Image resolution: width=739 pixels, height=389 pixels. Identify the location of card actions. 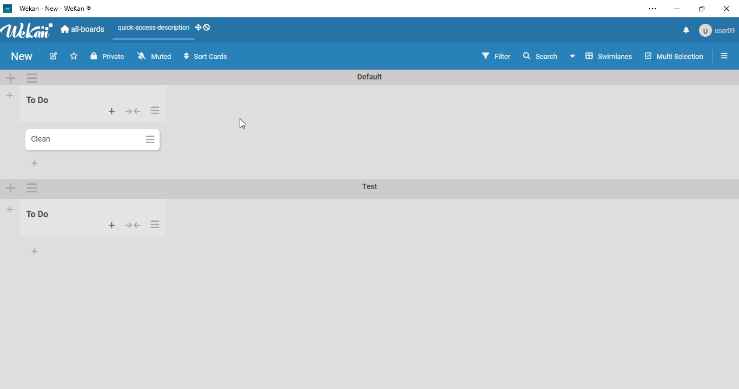
(150, 139).